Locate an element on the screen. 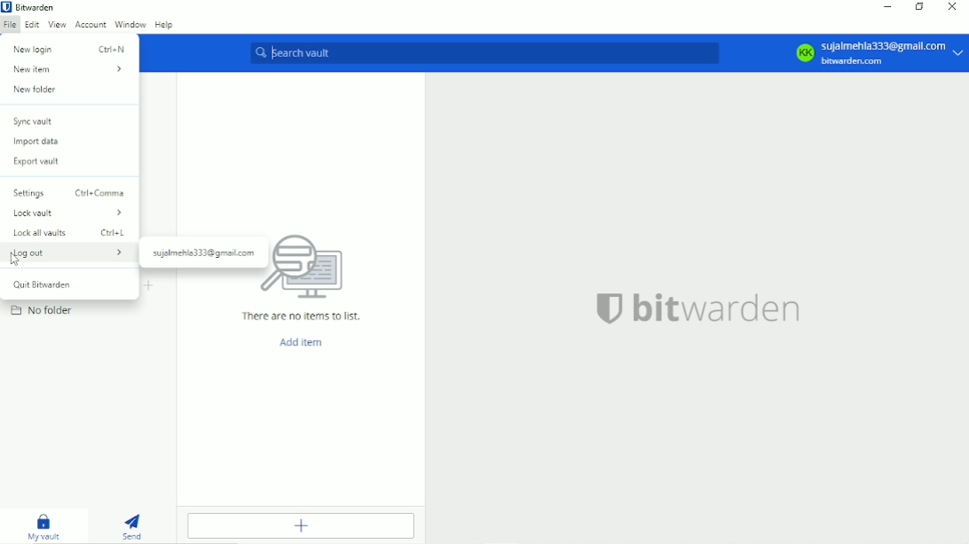  Help is located at coordinates (164, 25).